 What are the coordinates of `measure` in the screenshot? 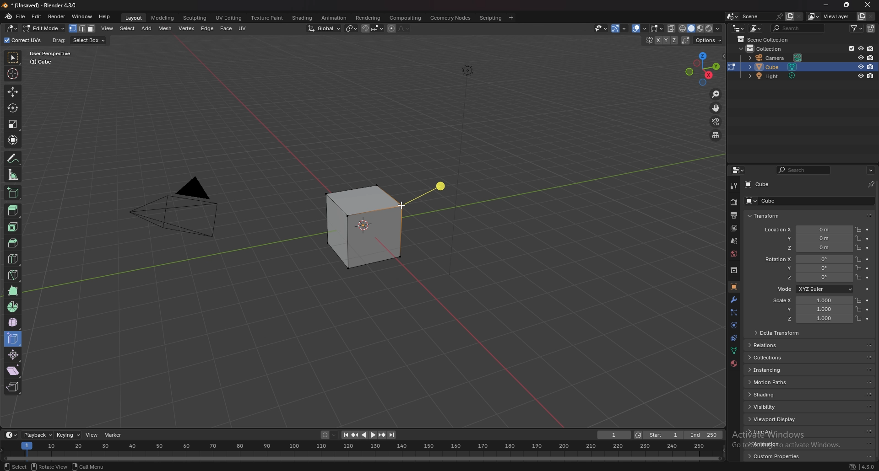 It's located at (13, 175).